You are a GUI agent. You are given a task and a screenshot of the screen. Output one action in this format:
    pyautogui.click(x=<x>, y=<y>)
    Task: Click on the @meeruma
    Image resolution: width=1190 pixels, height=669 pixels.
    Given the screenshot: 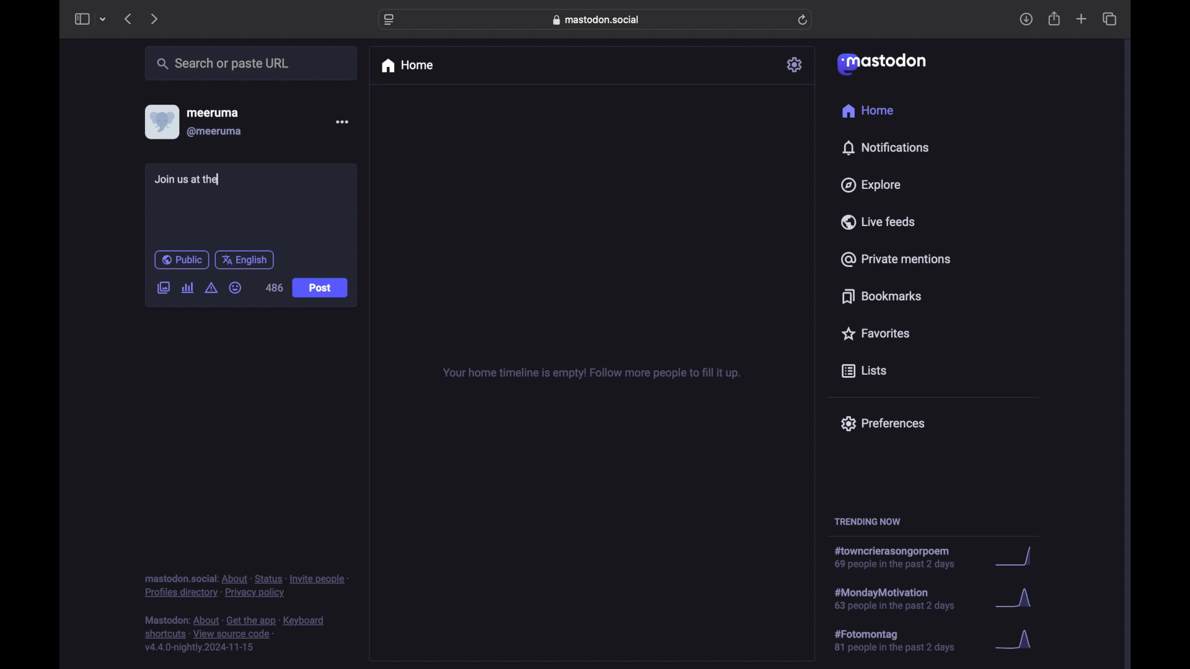 What is the action you would take?
    pyautogui.click(x=214, y=132)
    